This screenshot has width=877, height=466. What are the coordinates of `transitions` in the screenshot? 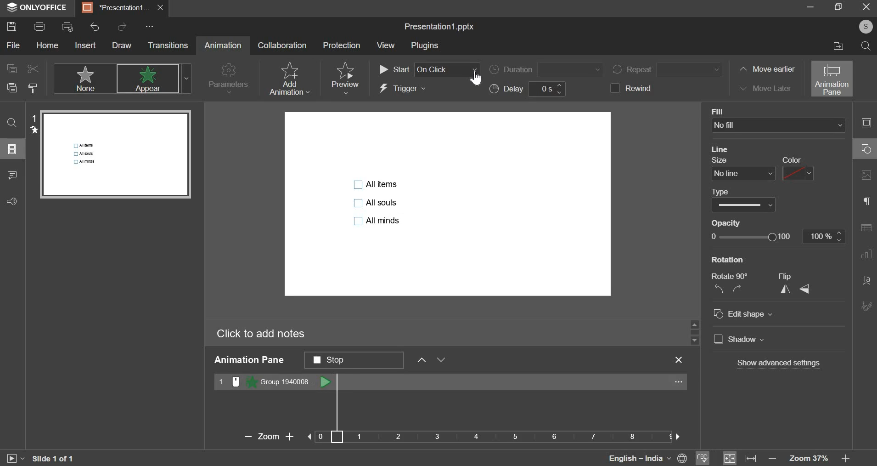 It's located at (168, 45).